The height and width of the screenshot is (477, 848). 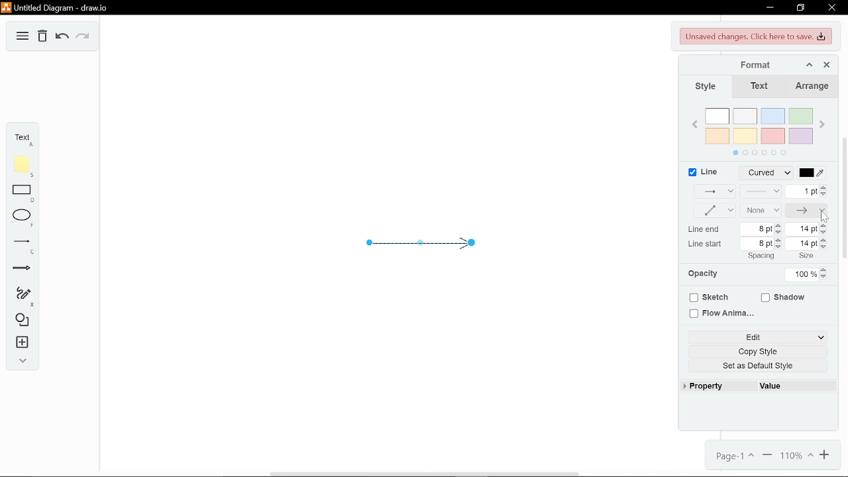 What do you see at coordinates (709, 387) in the screenshot?
I see `Property` at bounding box center [709, 387].